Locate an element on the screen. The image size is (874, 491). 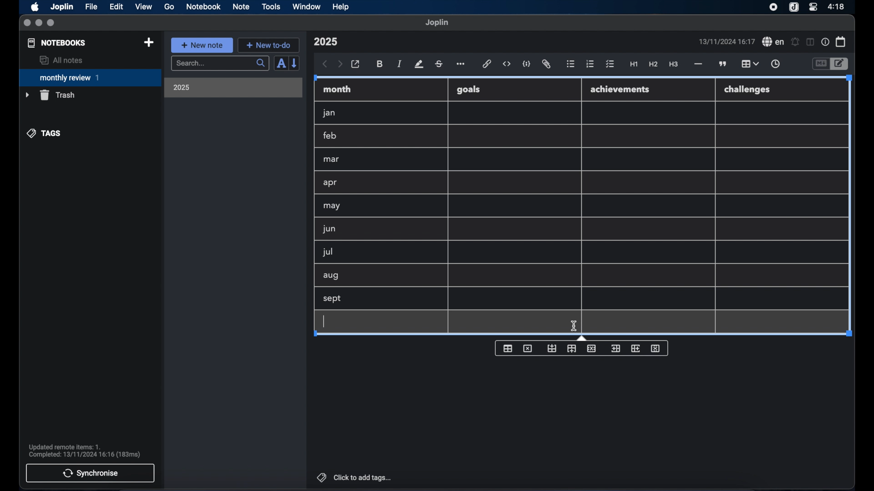
table highlighted is located at coordinates (749, 64).